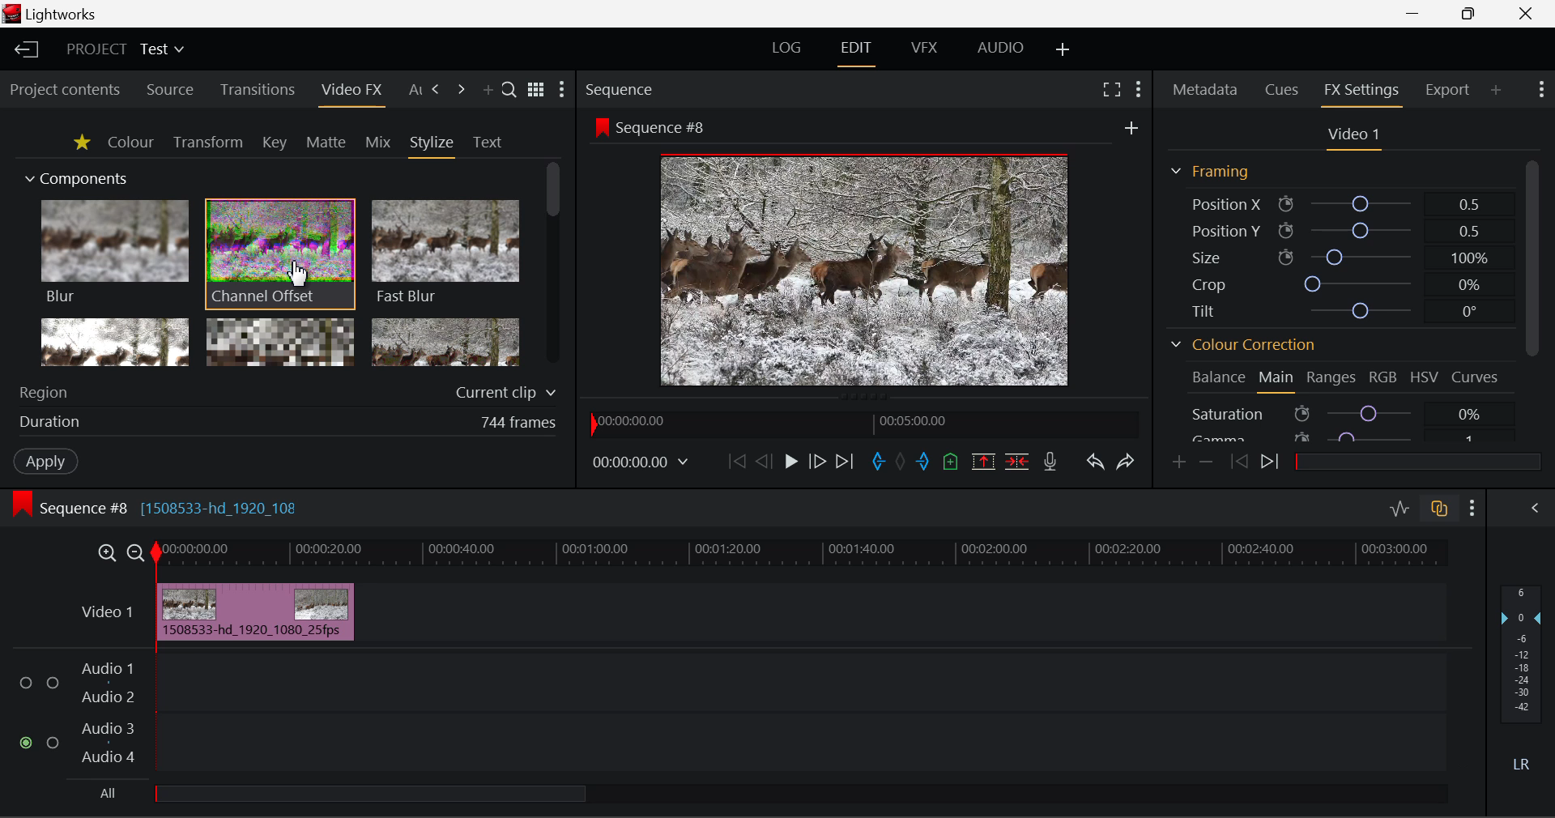 The image size is (1555, 818). Describe the element at coordinates (81, 144) in the screenshot. I see `Favorites` at that location.